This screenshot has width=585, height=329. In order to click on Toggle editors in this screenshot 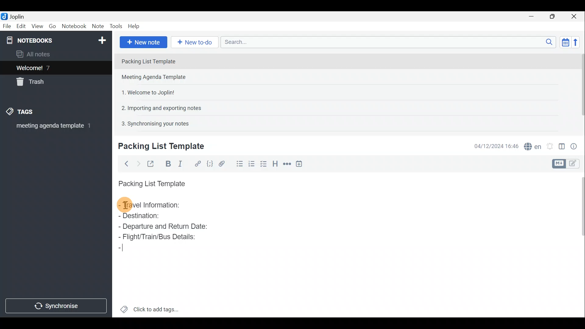, I will do `click(576, 164)`.